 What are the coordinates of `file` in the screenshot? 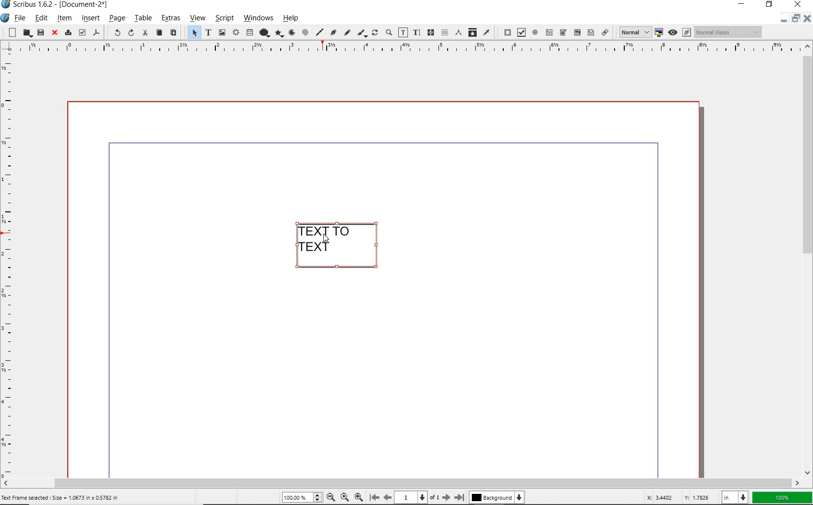 It's located at (21, 18).